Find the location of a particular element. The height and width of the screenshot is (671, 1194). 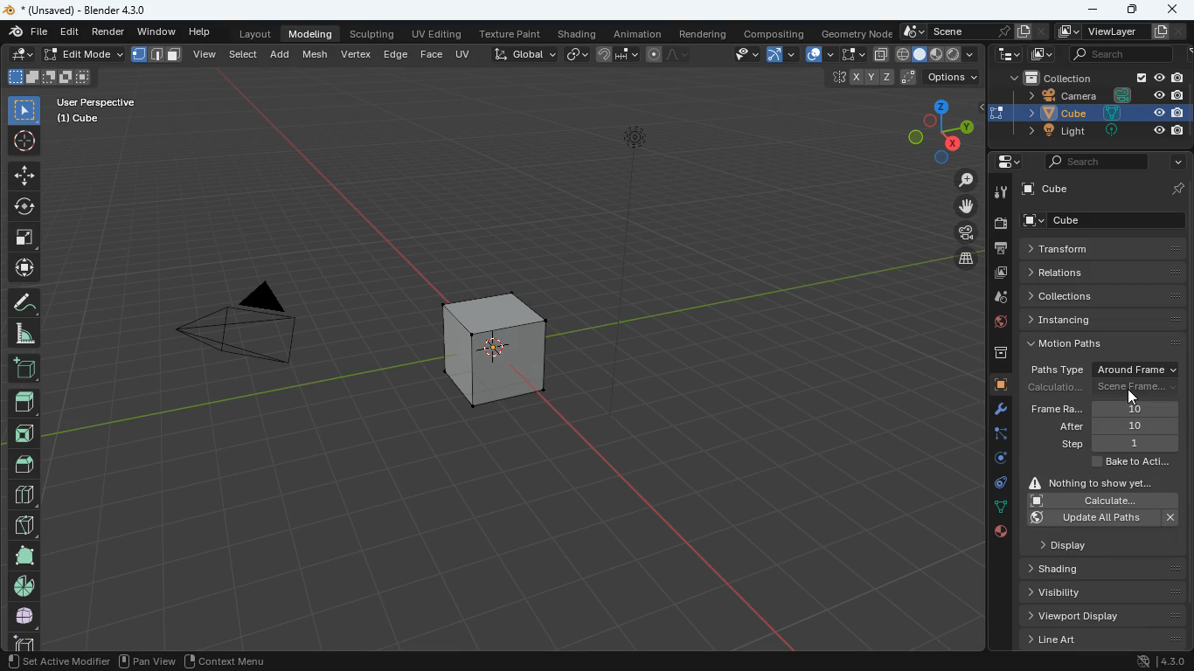

modifier is located at coordinates (993, 412).